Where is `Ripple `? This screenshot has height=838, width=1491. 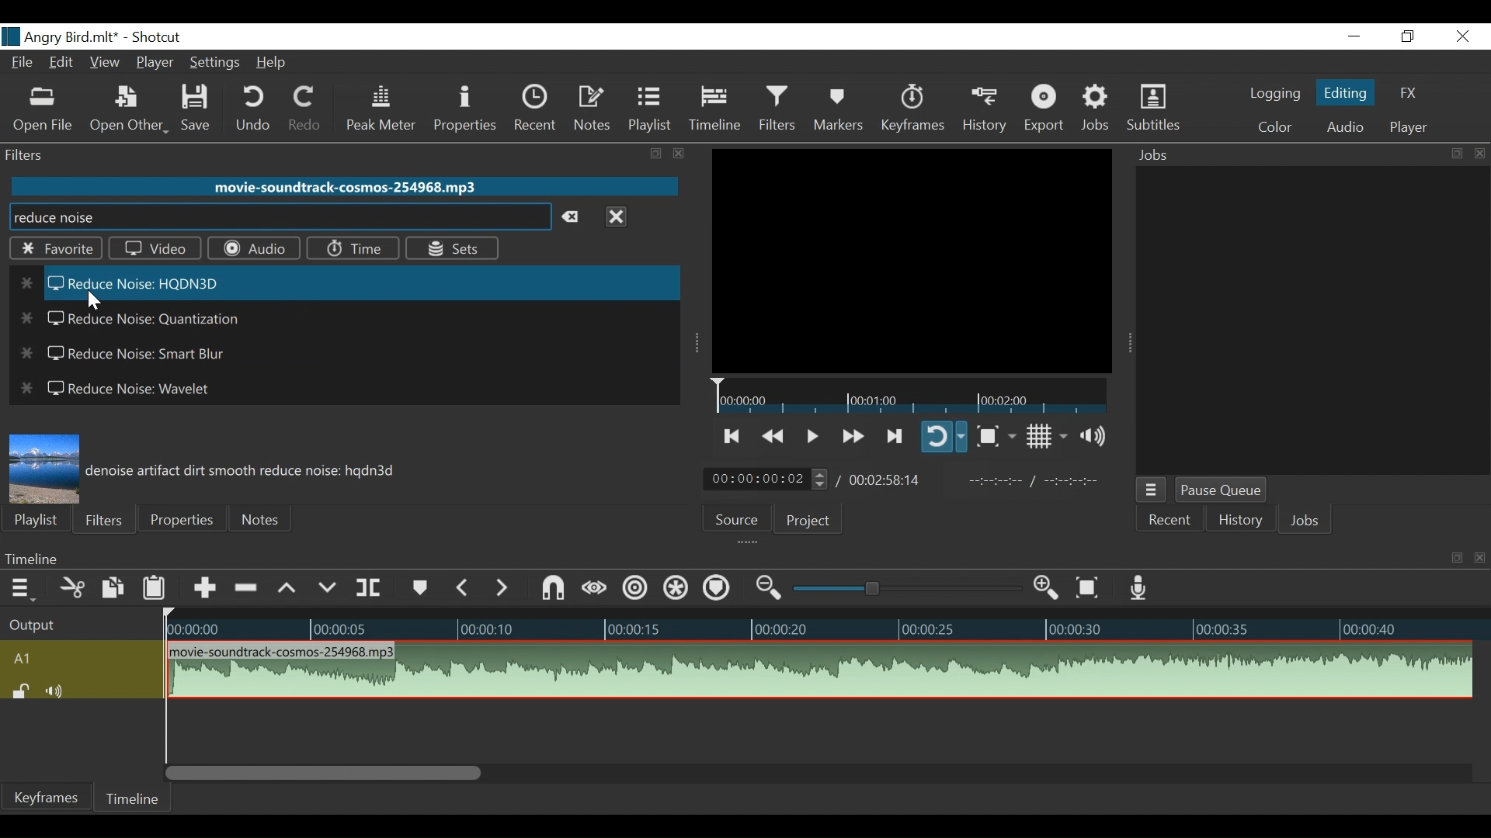
Ripple  is located at coordinates (633, 589).